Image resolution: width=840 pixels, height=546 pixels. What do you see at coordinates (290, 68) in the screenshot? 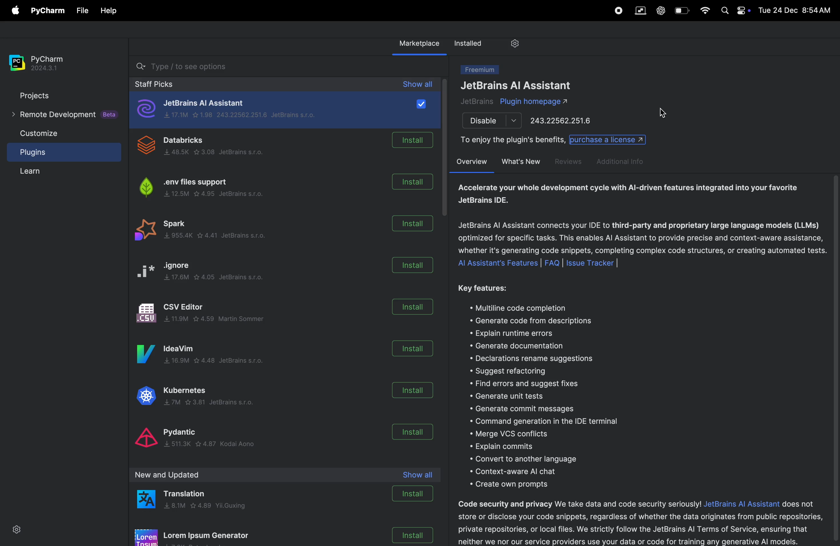
I see `searchbar` at bounding box center [290, 68].